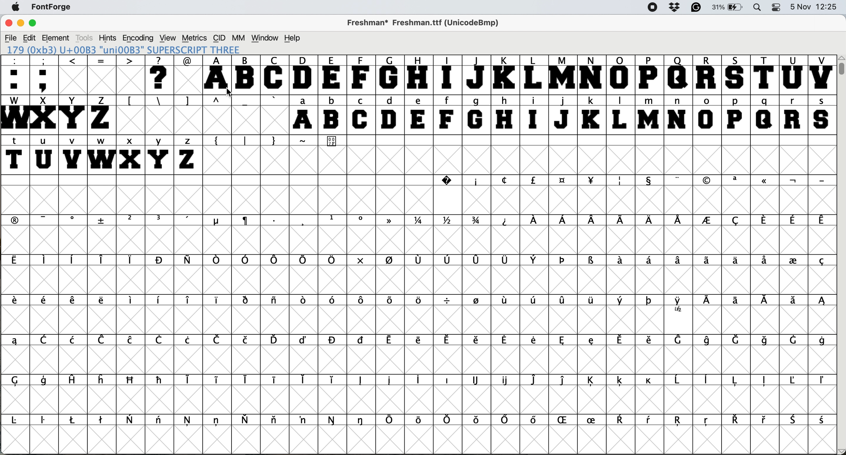 This screenshot has width=846, height=455. Describe the element at coordinates (217, 299) in the screenshot. I see `symbol` at that location.